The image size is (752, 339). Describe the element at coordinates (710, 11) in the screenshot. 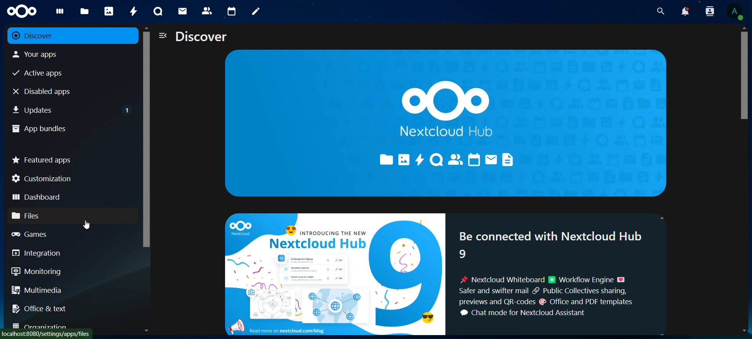

I see `search profile` at that location.